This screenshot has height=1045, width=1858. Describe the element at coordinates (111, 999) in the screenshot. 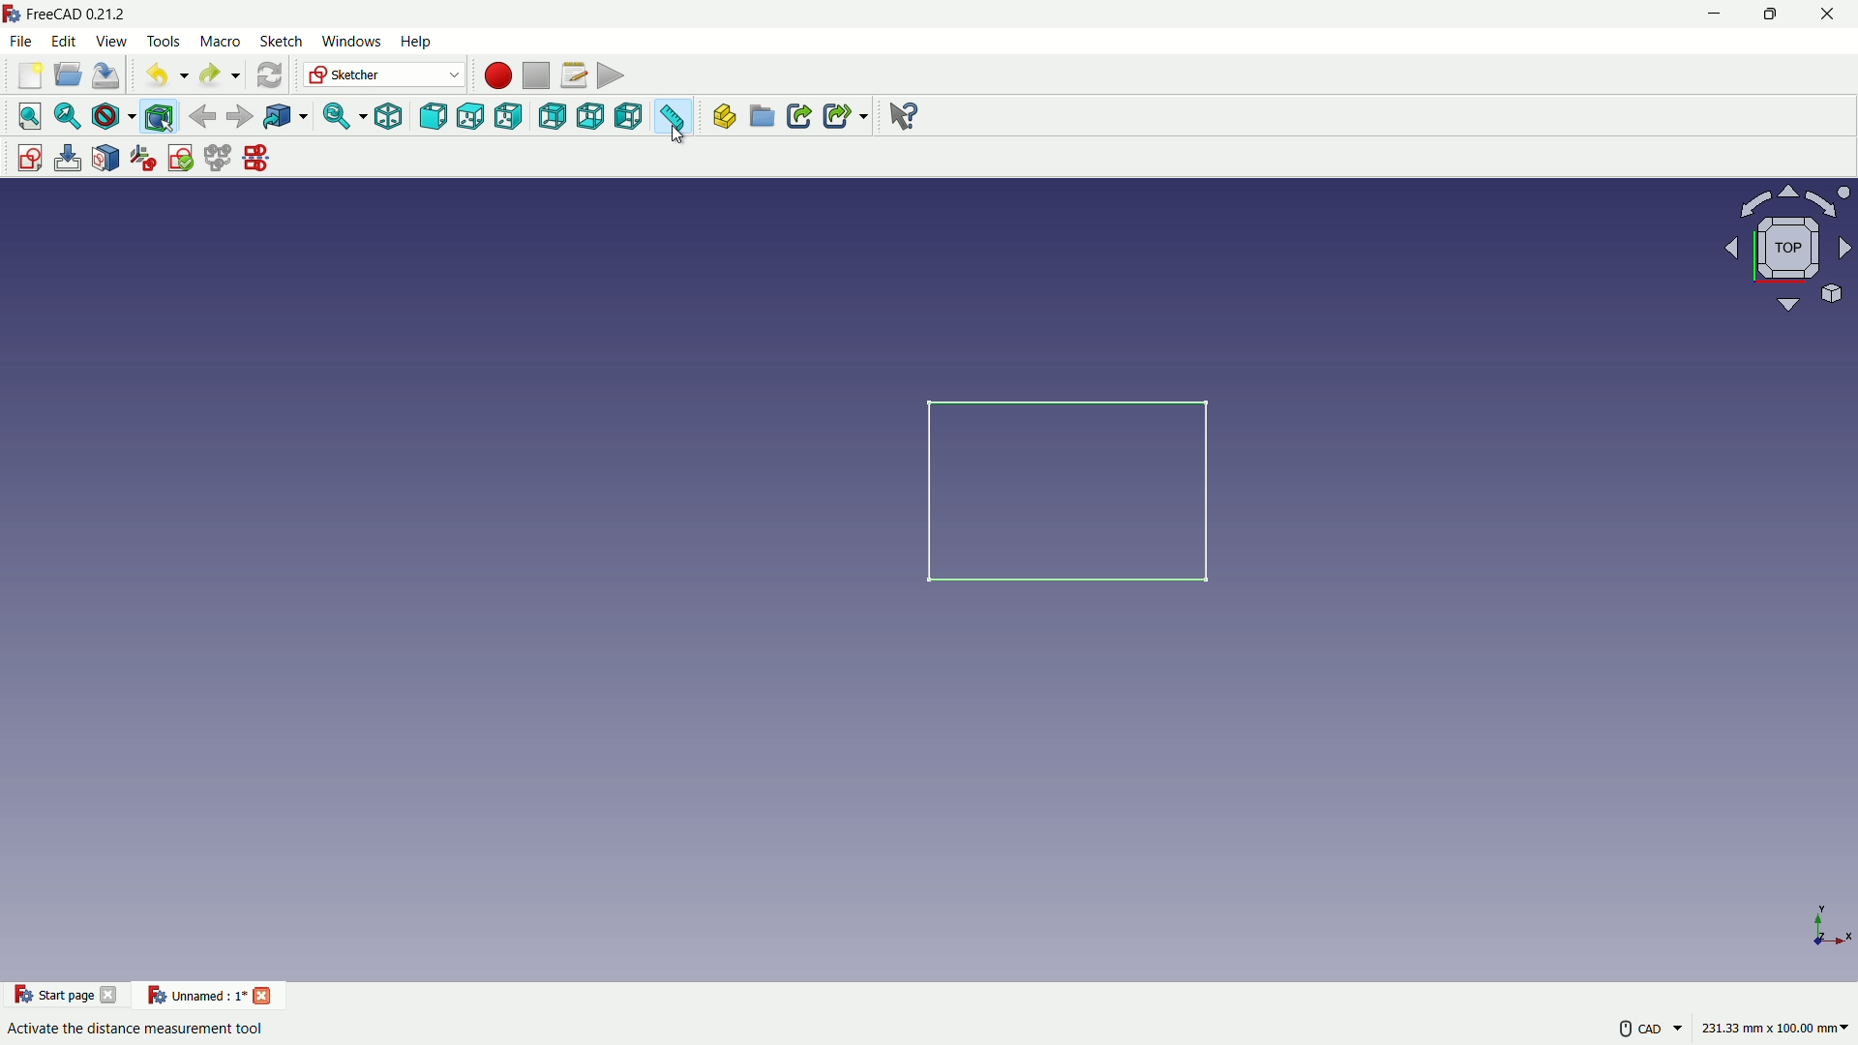

I see `close start page` at that location.